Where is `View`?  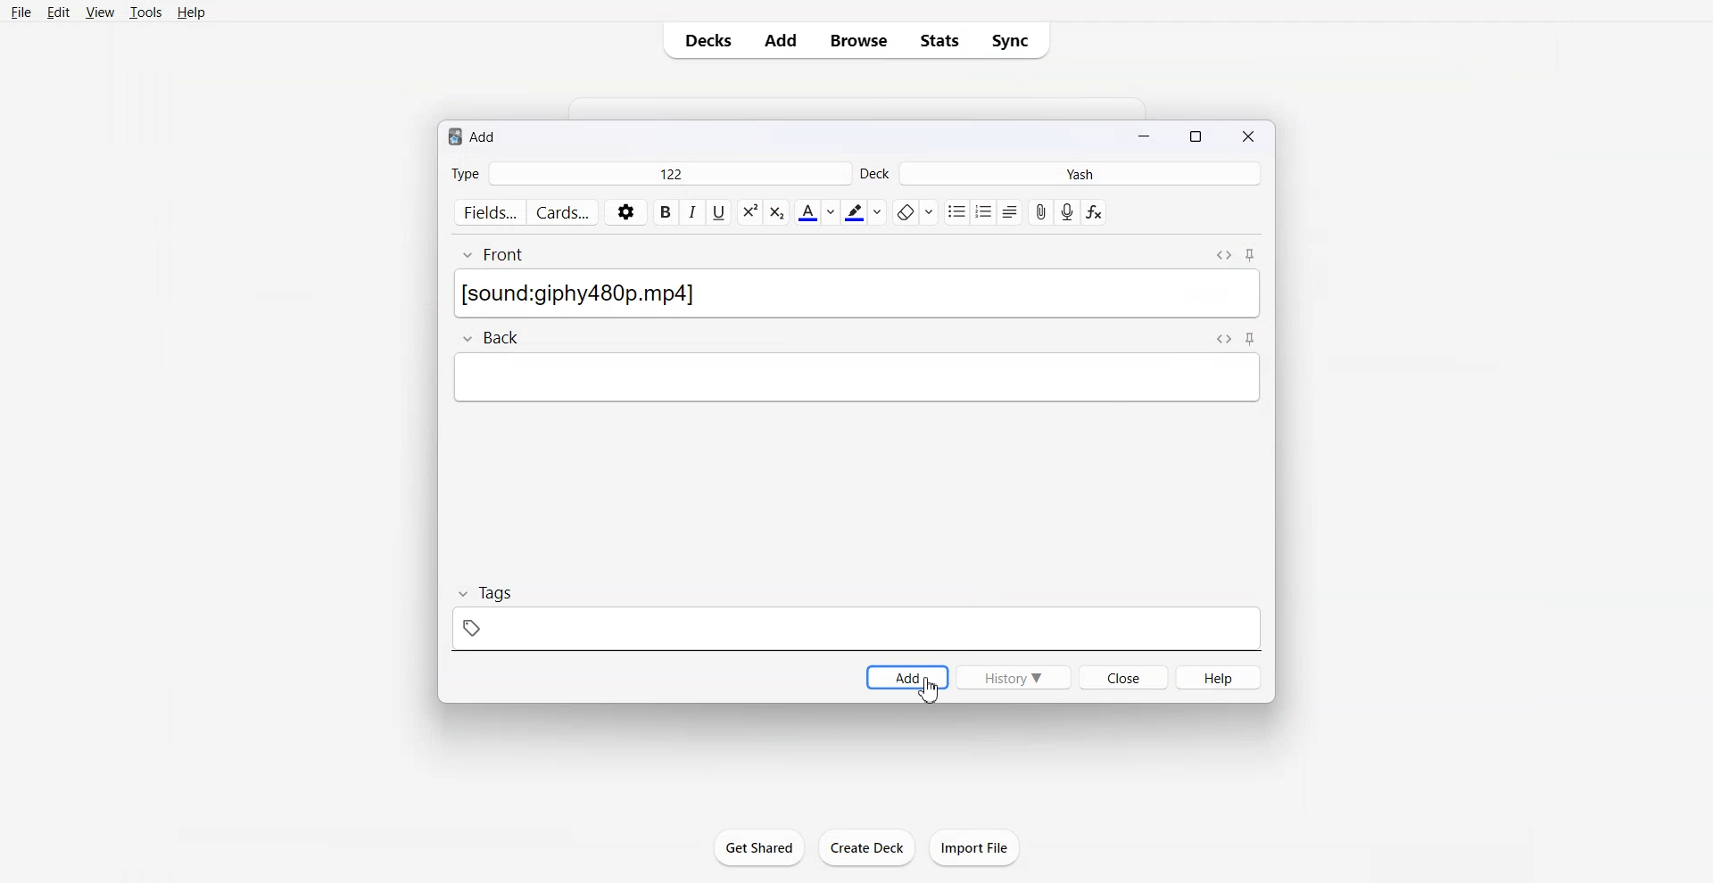 View is located at coordinates (99, 13).